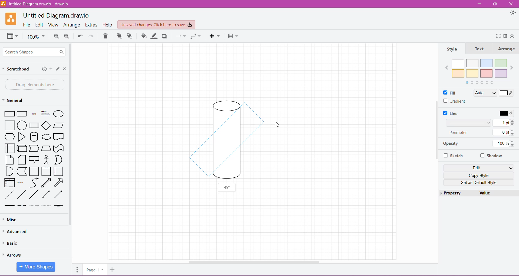 The height and width of the screenshot is (276, 519). I want to click on Horizontal Scroll Bar, so click(255, 262).